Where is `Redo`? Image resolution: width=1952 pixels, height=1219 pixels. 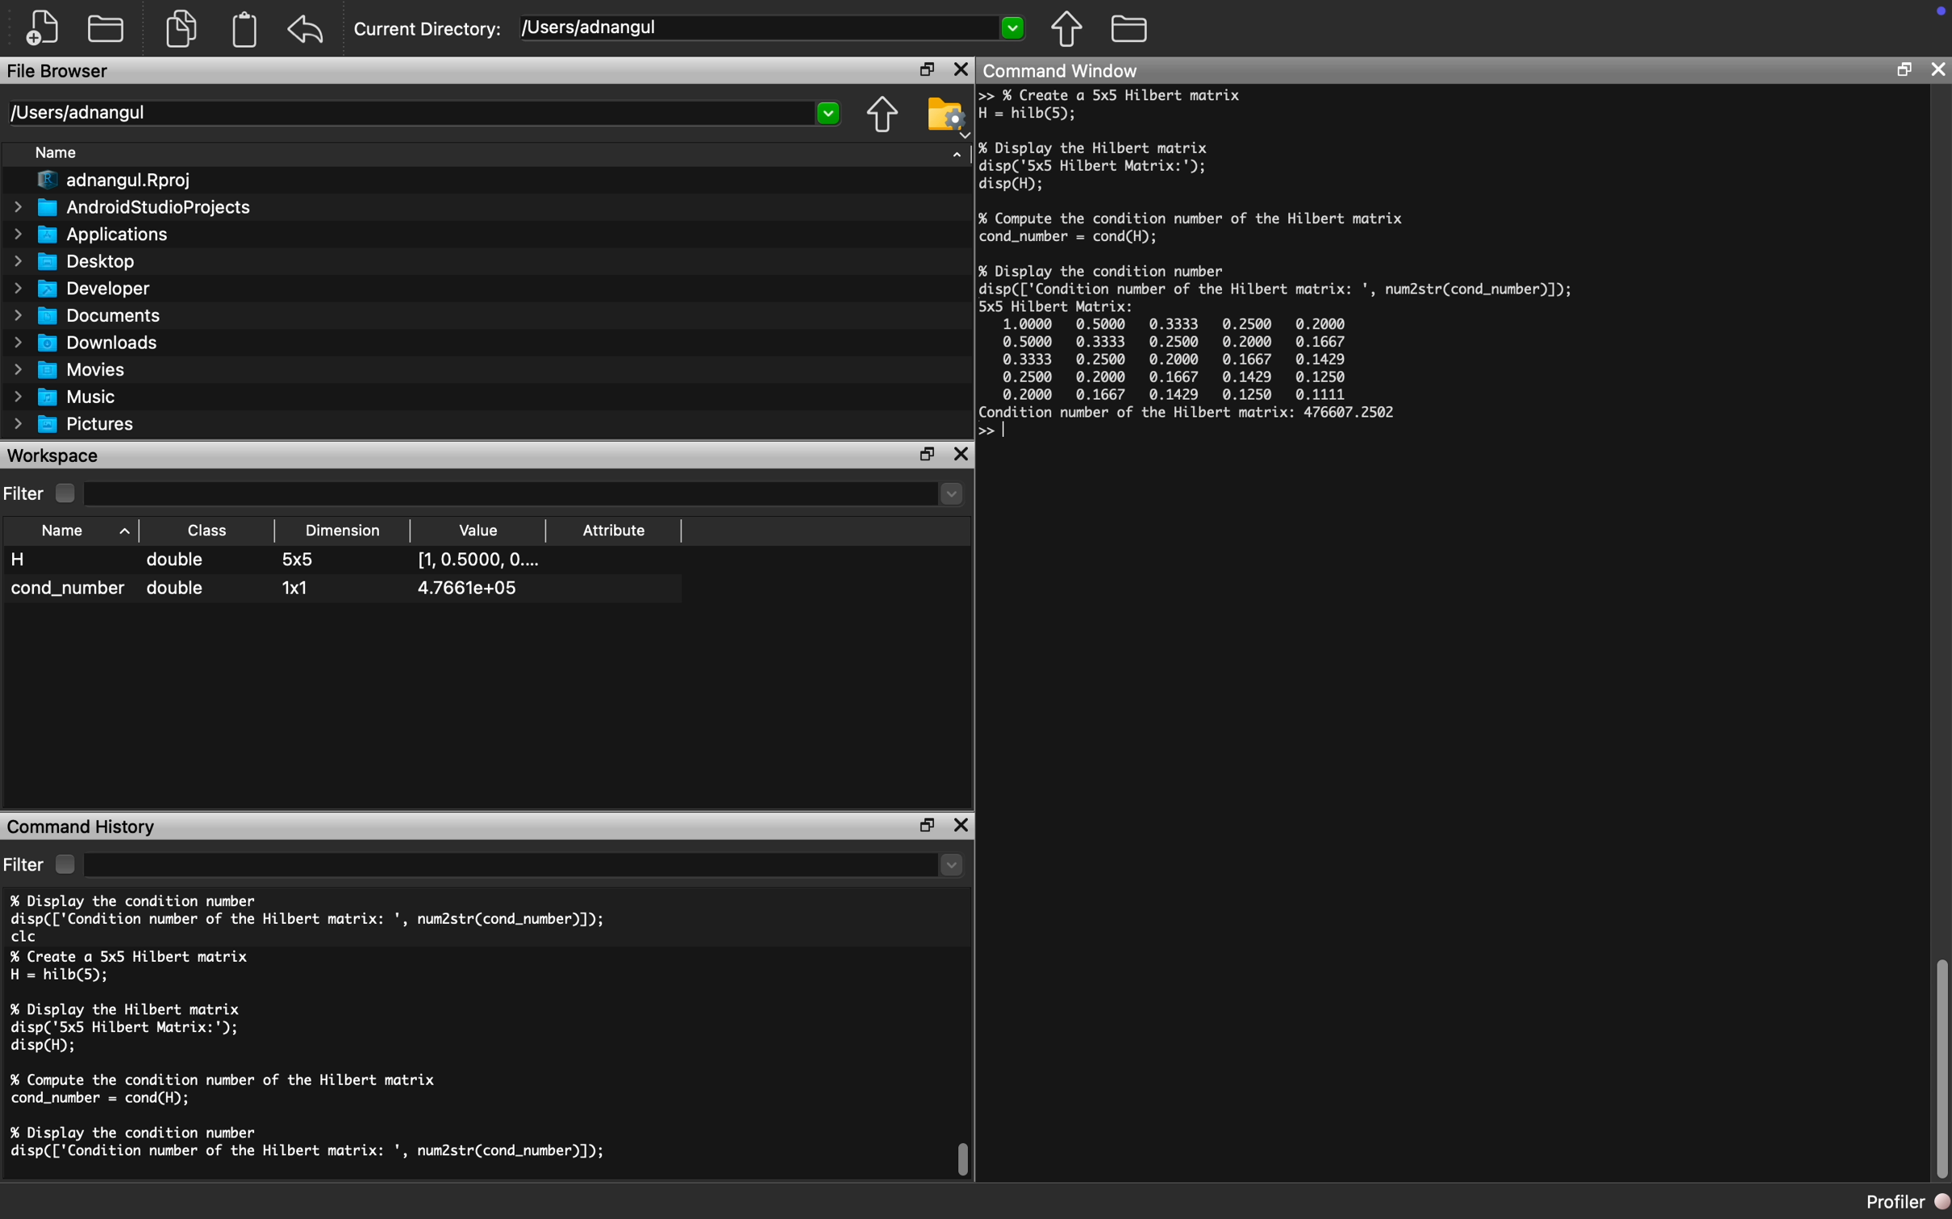 Redo is located at coordinates (307, 29).